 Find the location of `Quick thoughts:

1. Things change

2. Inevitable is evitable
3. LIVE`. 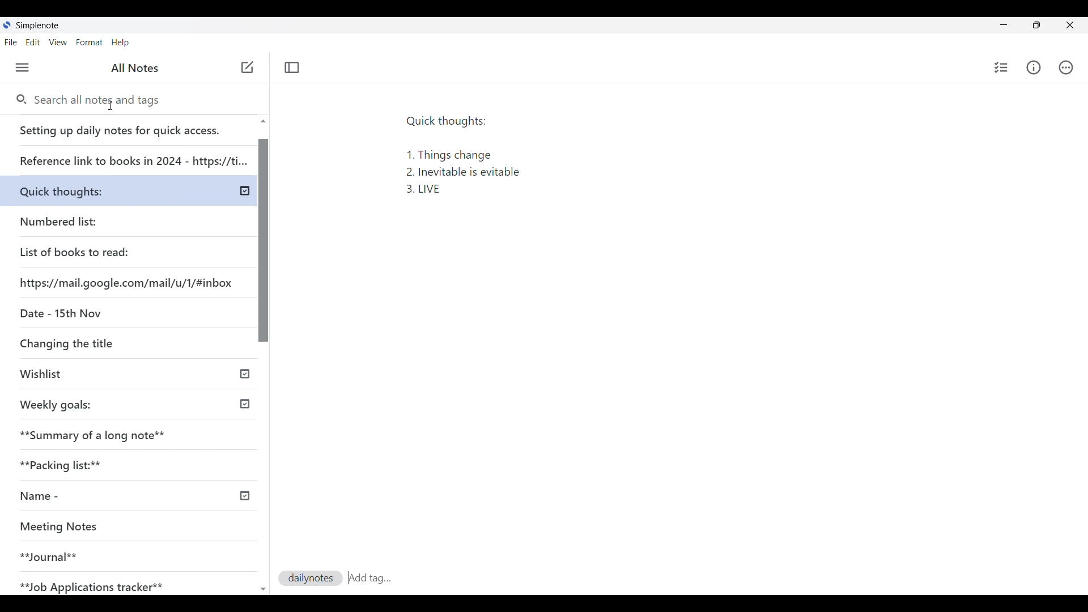

Quick thoughts:

1. Things change

2. Inevitable is evitable
3. LIVE is located at coordinates (470, 160).